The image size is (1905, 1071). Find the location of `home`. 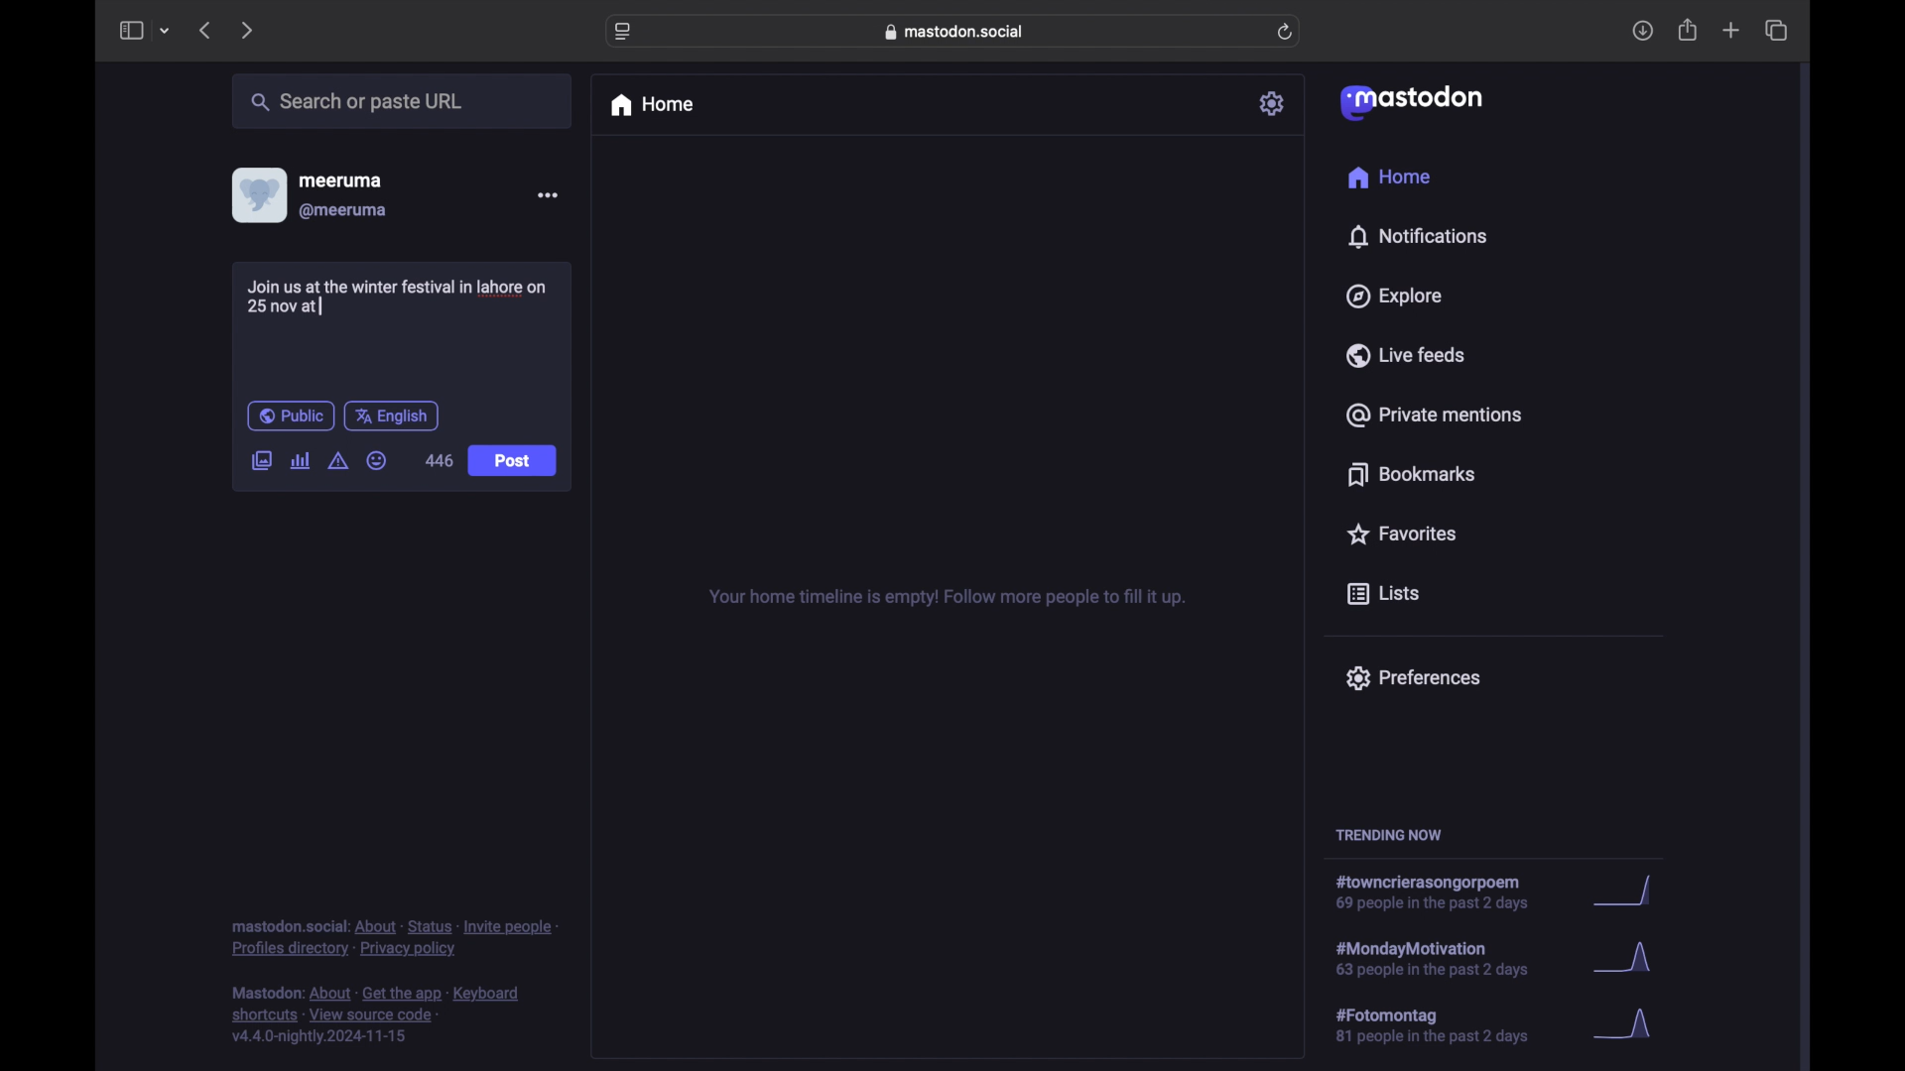

home is located at coordinates (651, 105).